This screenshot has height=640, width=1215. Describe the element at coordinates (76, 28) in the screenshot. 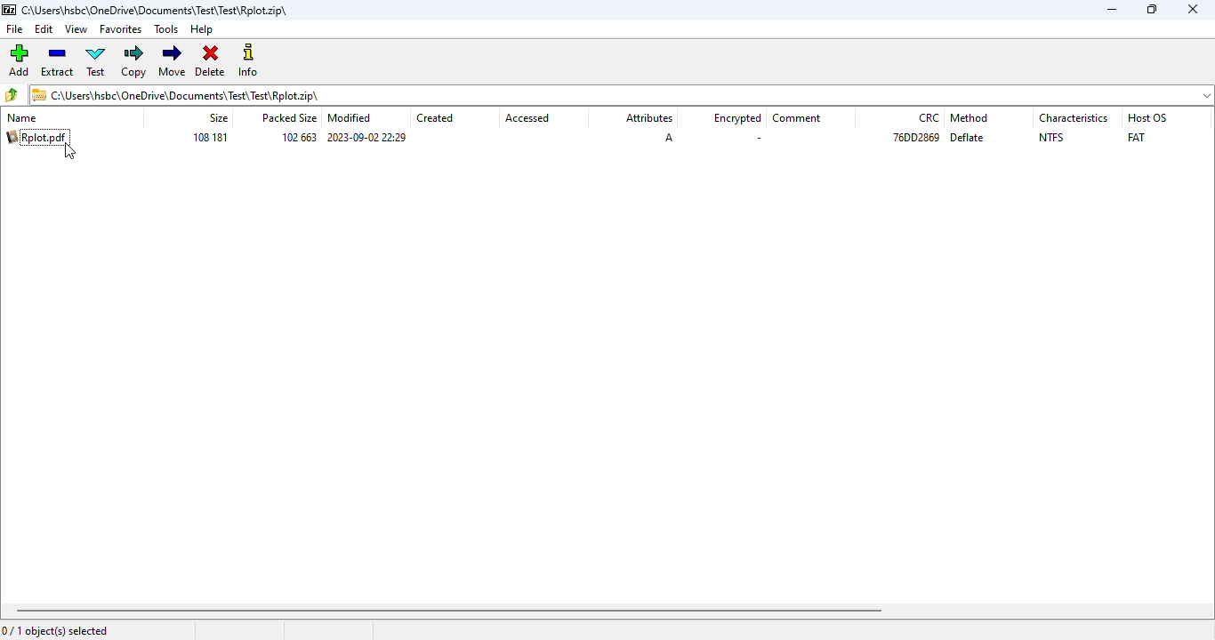

I see `view` at that location.